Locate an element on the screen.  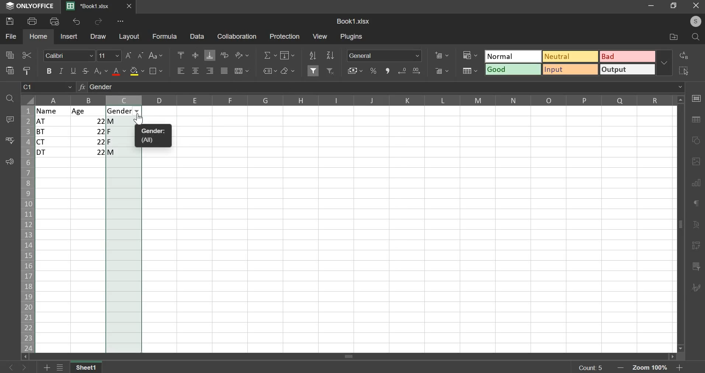
more is located at coordinates (666, 63).